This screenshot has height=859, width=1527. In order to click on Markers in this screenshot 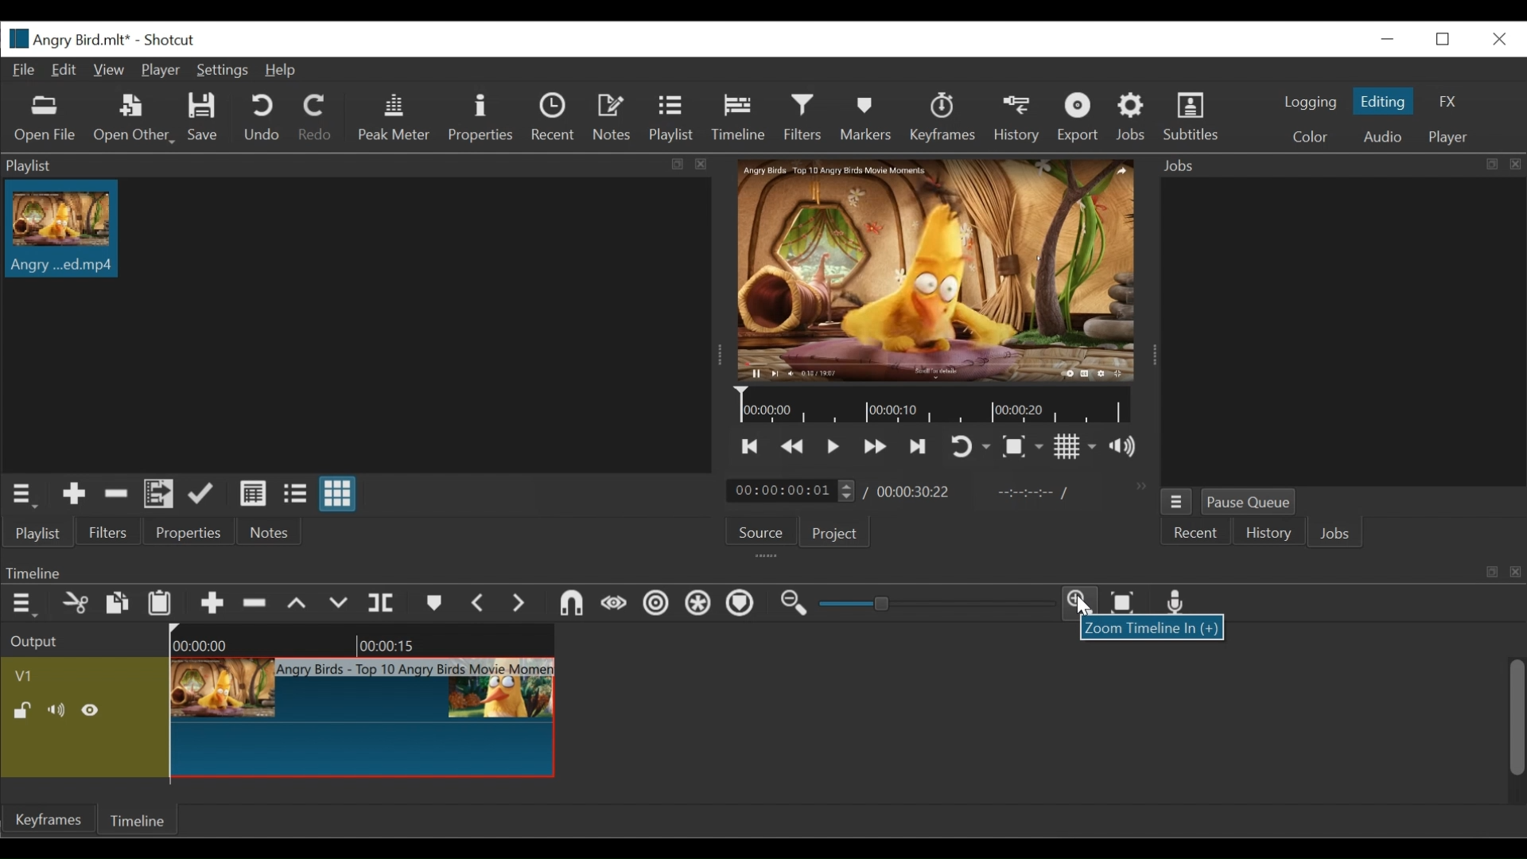, I will do `click(435, 604)`.